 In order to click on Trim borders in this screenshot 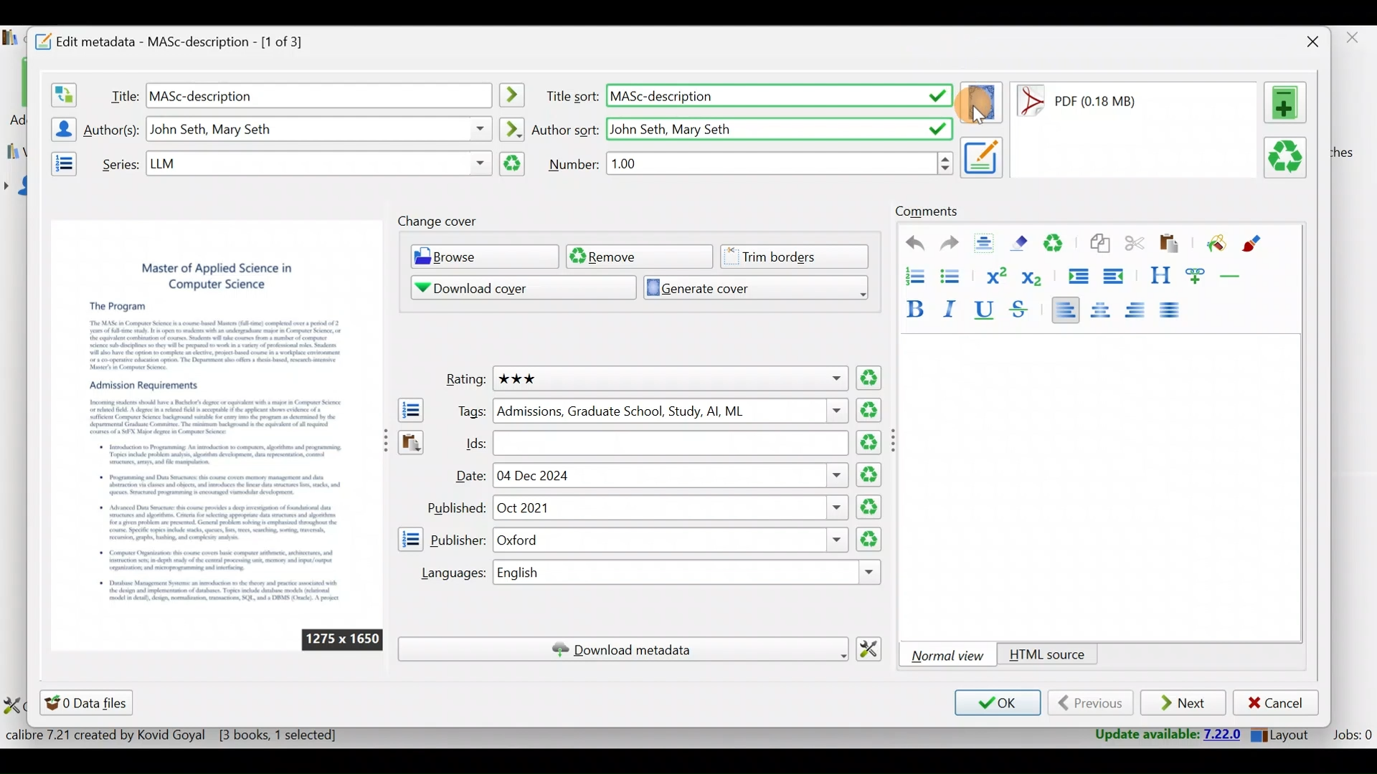, I will do `click(800, 255)`.